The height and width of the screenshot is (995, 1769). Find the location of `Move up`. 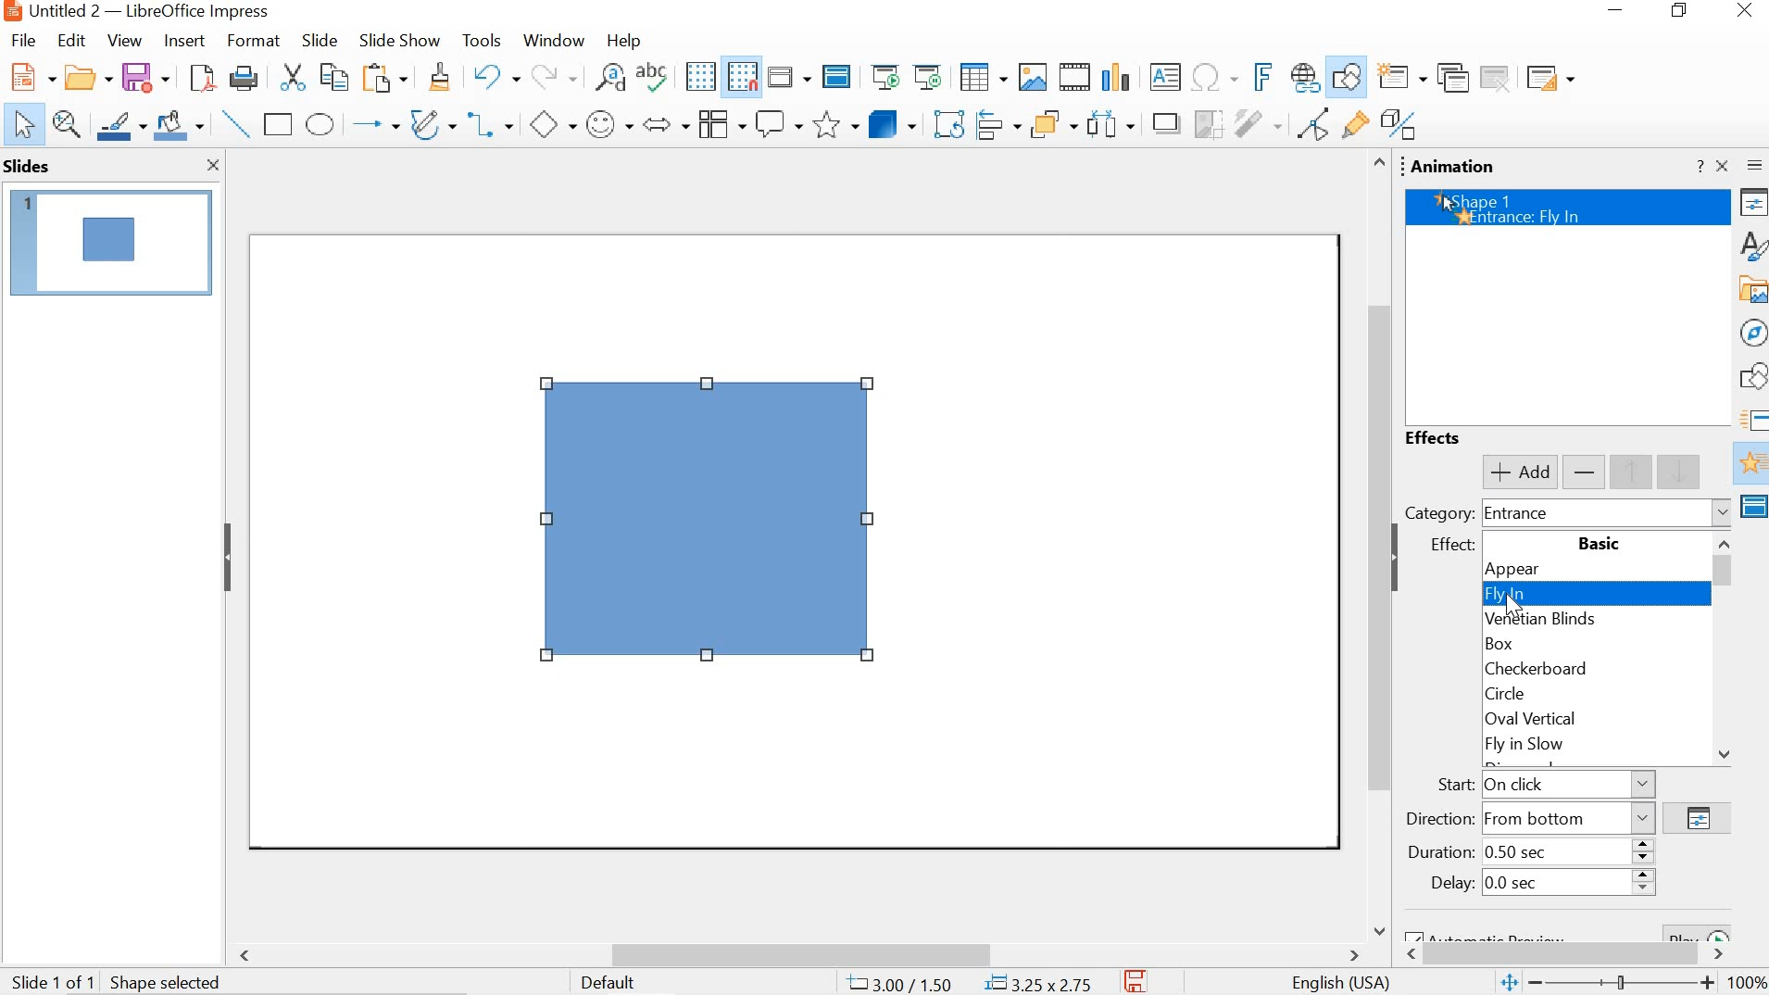

Move up is located at coordinates (1725, 542).